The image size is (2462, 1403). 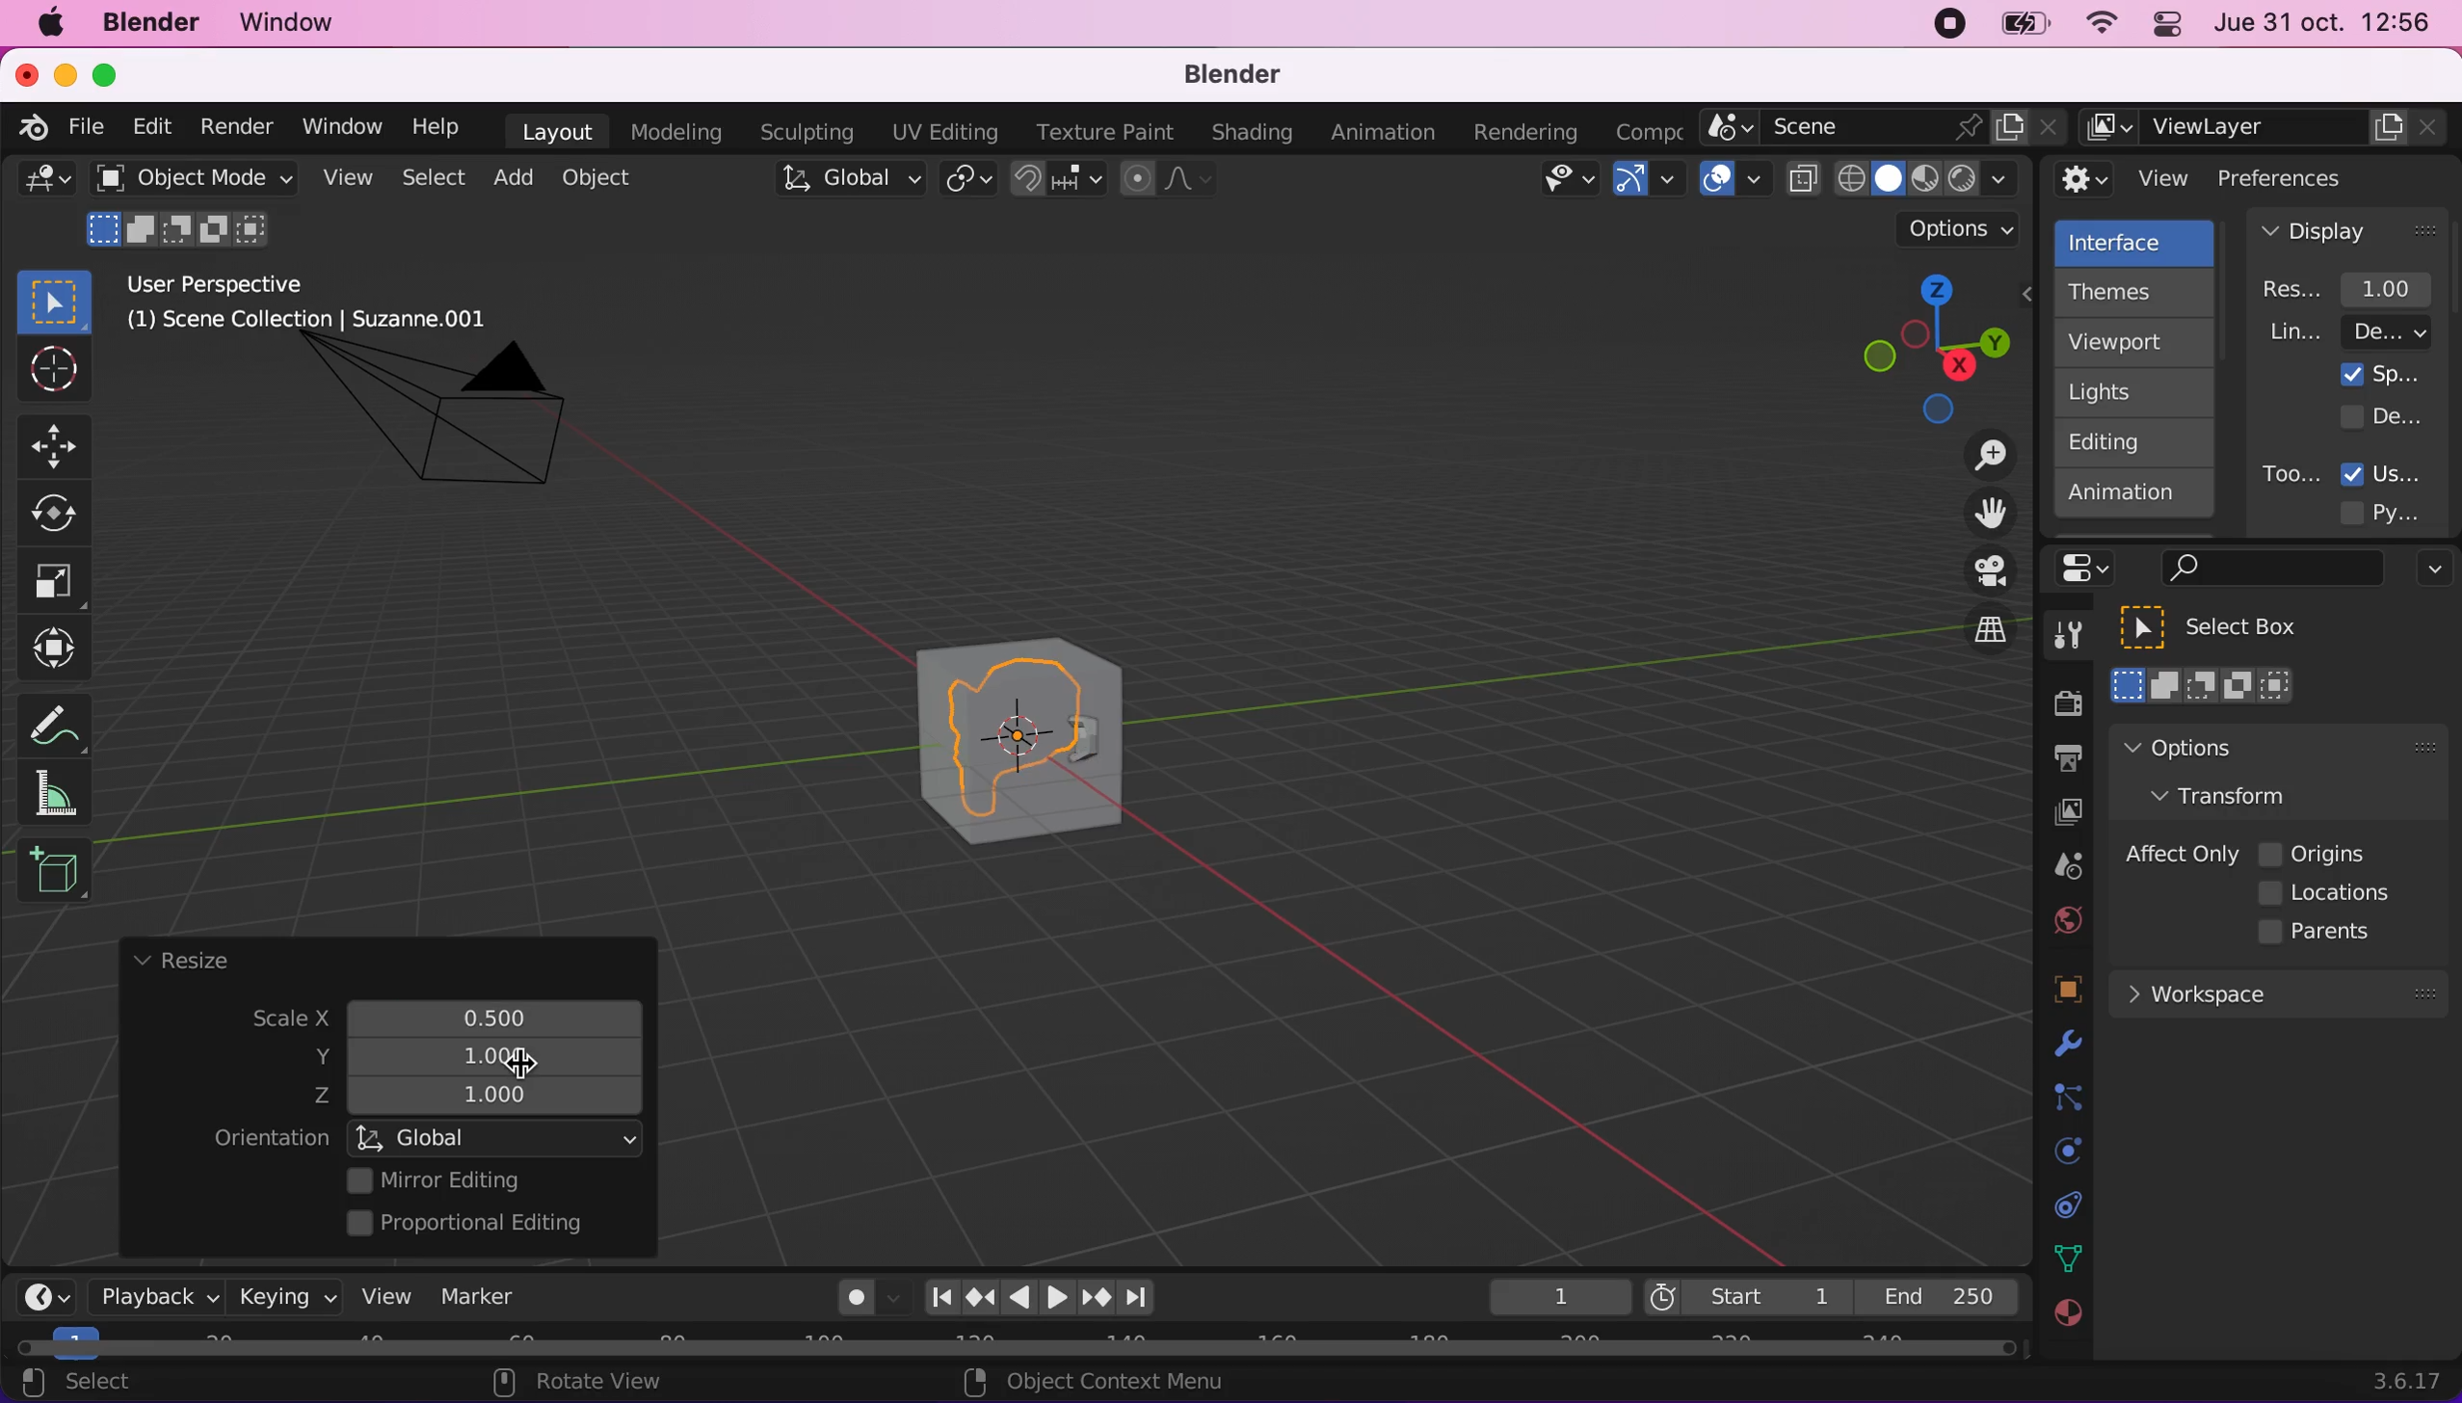 I want to click on global, so click(x=498, y=1137).